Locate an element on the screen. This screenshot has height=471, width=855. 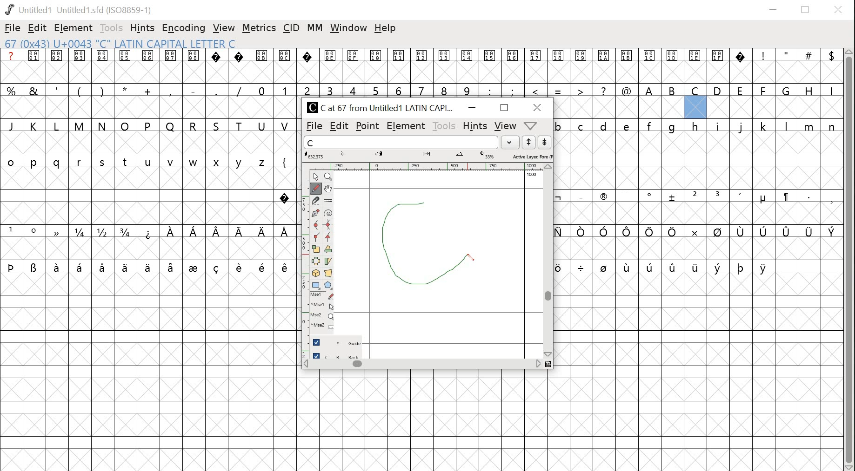
scrollbar is located at coordinates (850, 260).